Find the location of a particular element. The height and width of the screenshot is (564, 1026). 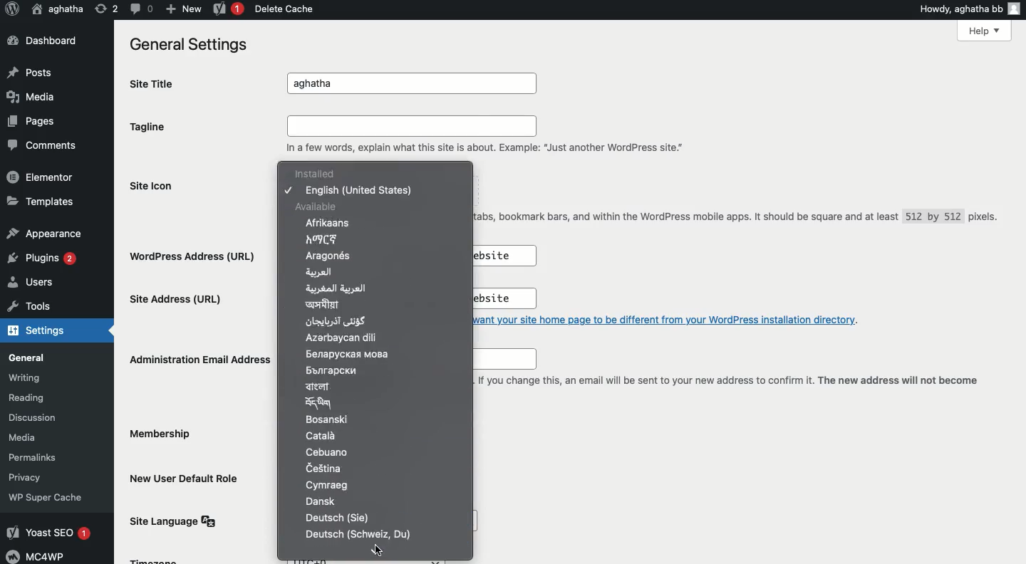

Wordpress address url is located at coordinates (197, 256).